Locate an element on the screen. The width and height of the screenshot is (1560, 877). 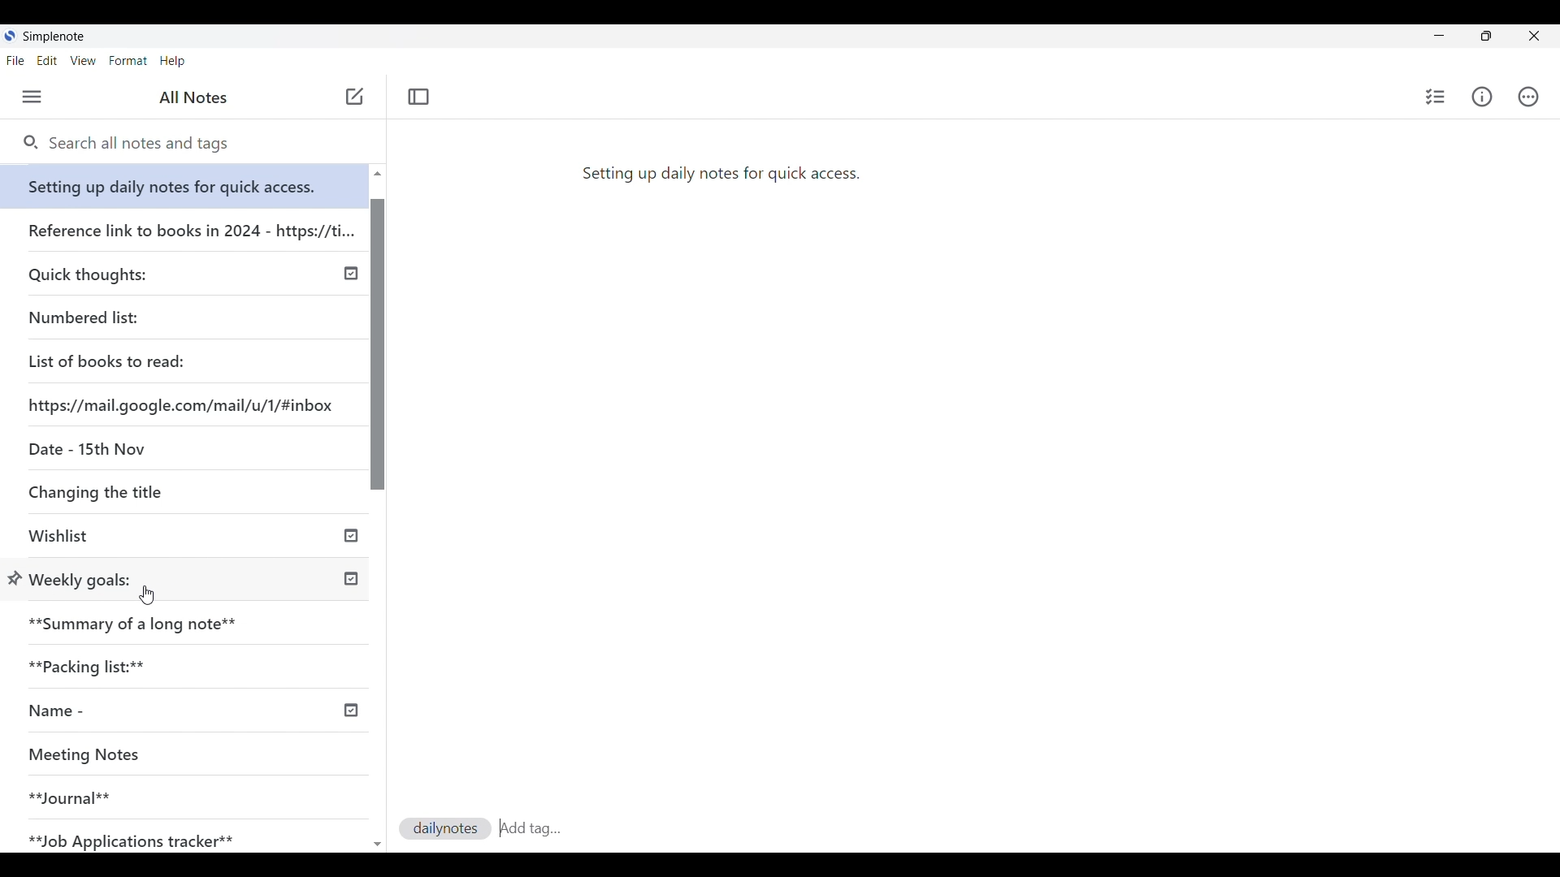
Menu is located at coordinates (32, 97).